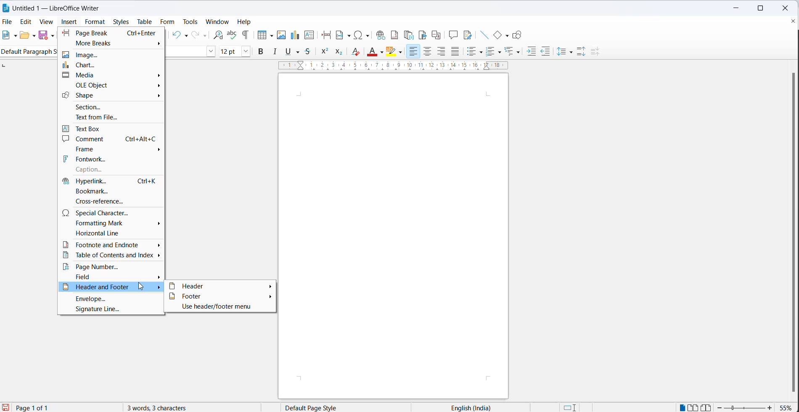 This screenshot has height=412, width=799. What do you see at coordinates (14, 37) in the screenshot?
I see `file options` at bounding box center [14, 37].